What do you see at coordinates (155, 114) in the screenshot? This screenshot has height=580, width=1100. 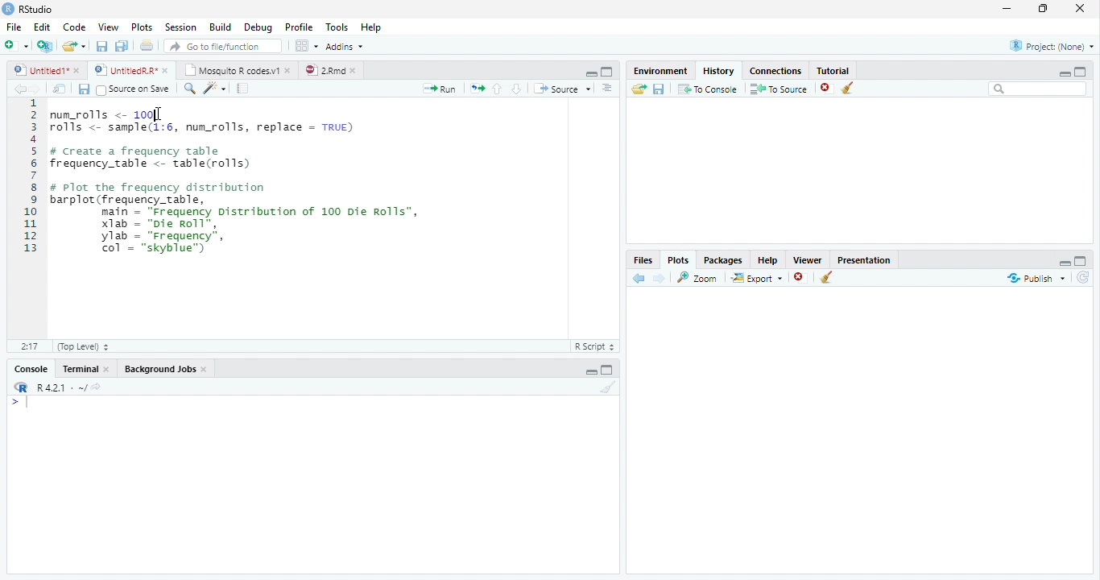 I see `Mouse Cursor` at bounding box center [155, 114].